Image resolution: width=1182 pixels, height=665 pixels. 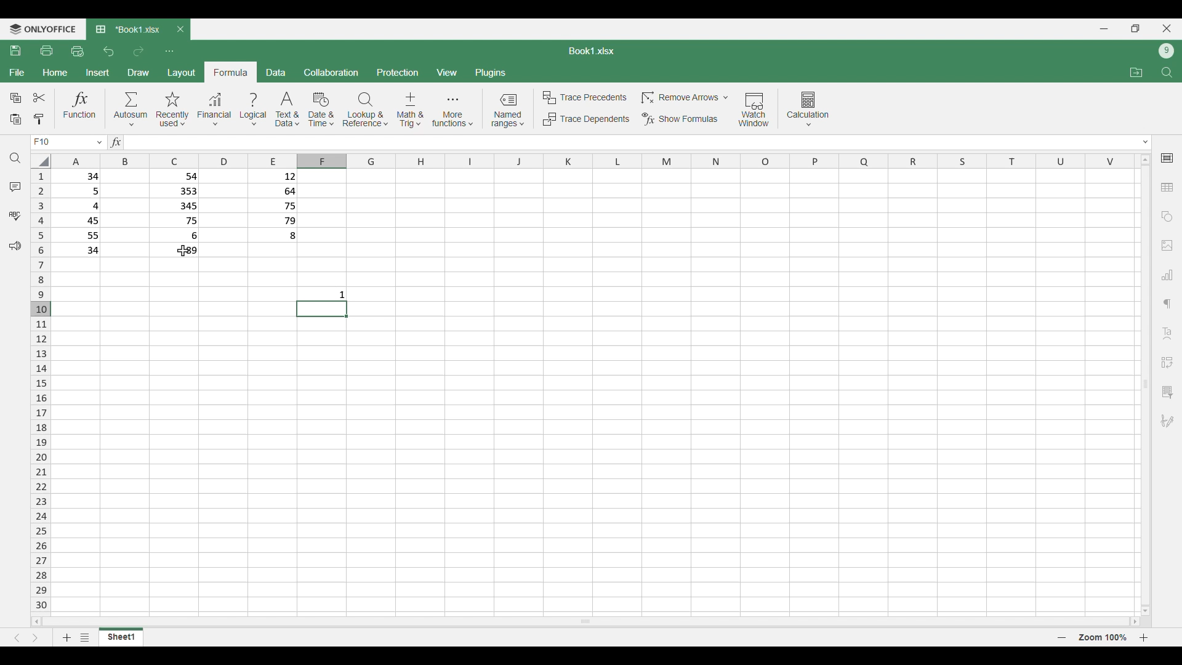 I want to click on Paragraph setting, so click(x=1168, y=304).